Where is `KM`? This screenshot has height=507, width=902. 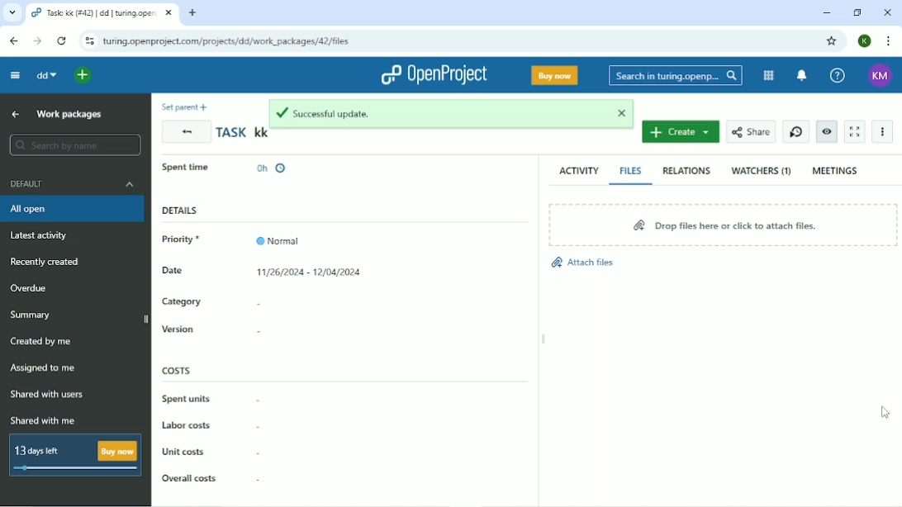 KM is located at coordinates (880, 76).